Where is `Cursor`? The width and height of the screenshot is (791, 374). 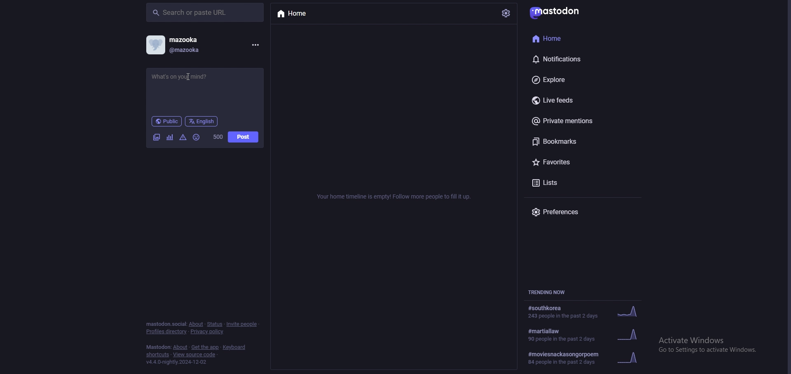
Cursor is located at coordinates (193, 78).